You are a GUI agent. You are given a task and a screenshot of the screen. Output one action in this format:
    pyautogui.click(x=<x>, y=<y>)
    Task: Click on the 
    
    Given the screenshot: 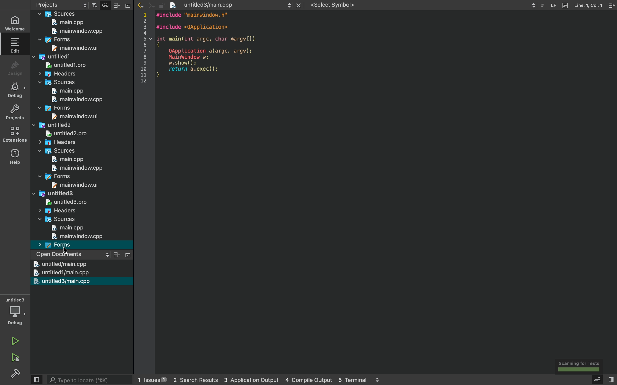 What is the action you would take?
    pyautogui.click(x=603, y=379)
    